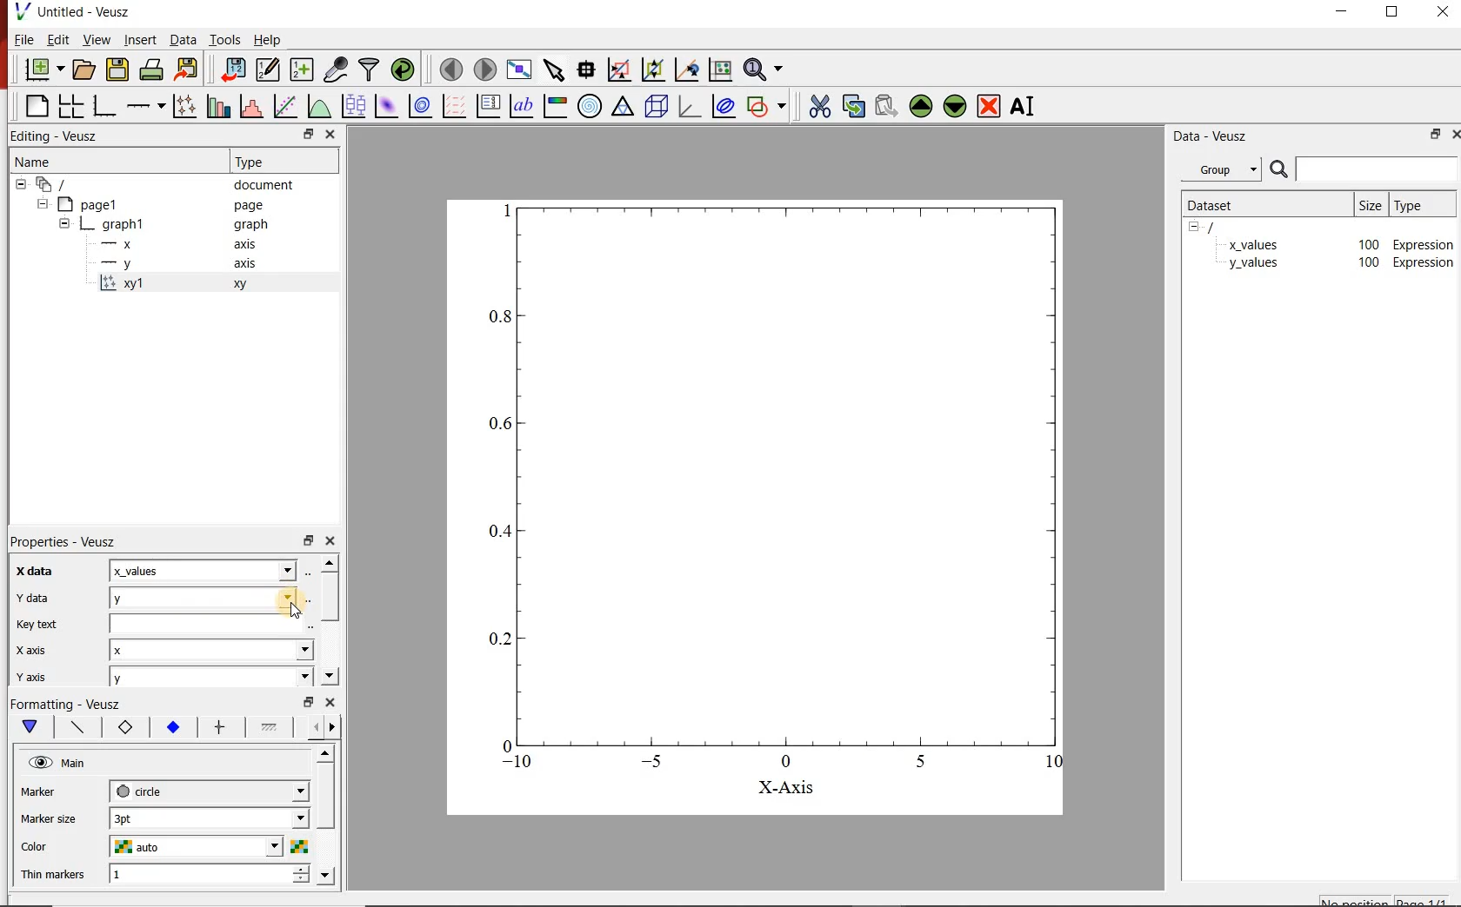 The height and width of the screenshot is (907, 1461). I want to click on plot key, so click(490, 105).